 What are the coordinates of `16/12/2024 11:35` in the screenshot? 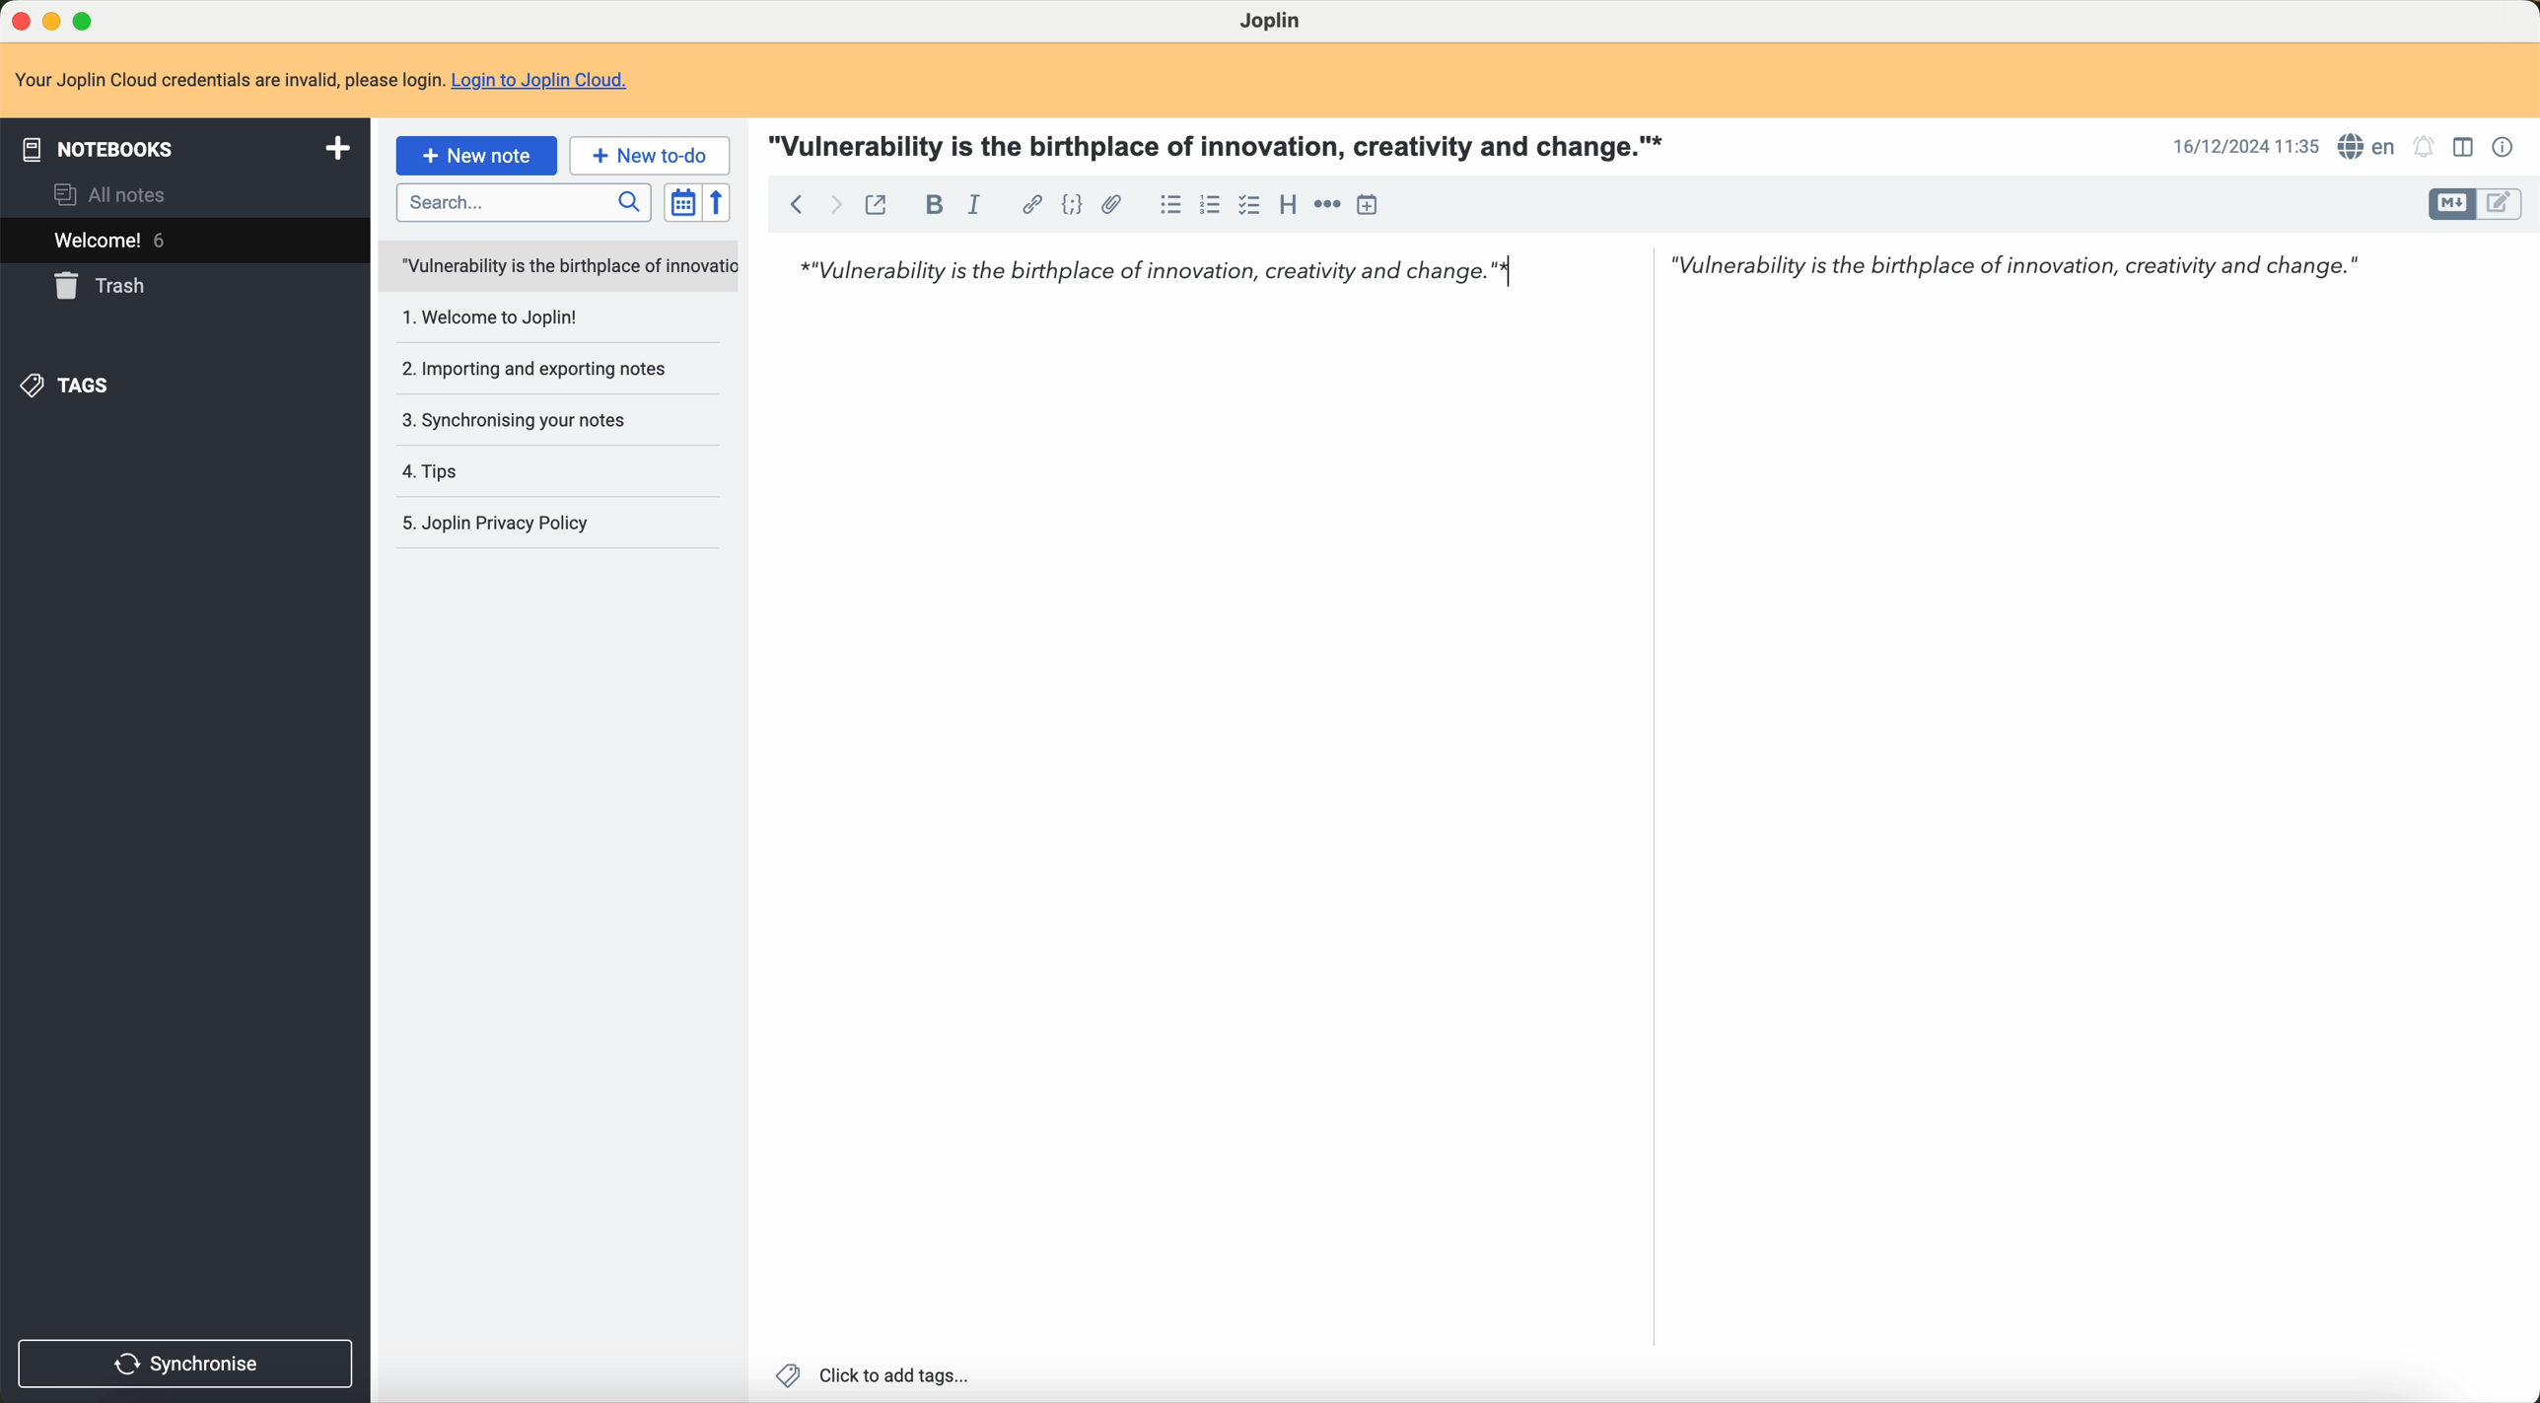 It's located at (2241, 147).